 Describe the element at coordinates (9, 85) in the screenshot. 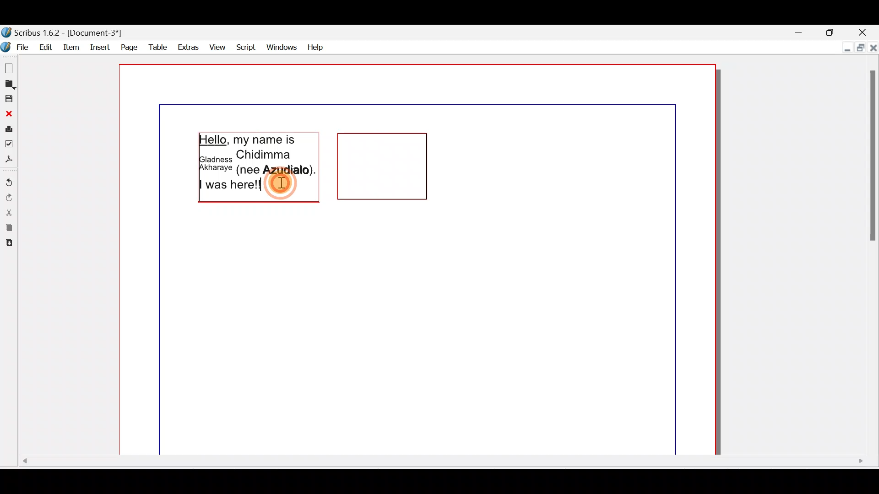

I see `Open` at that location.